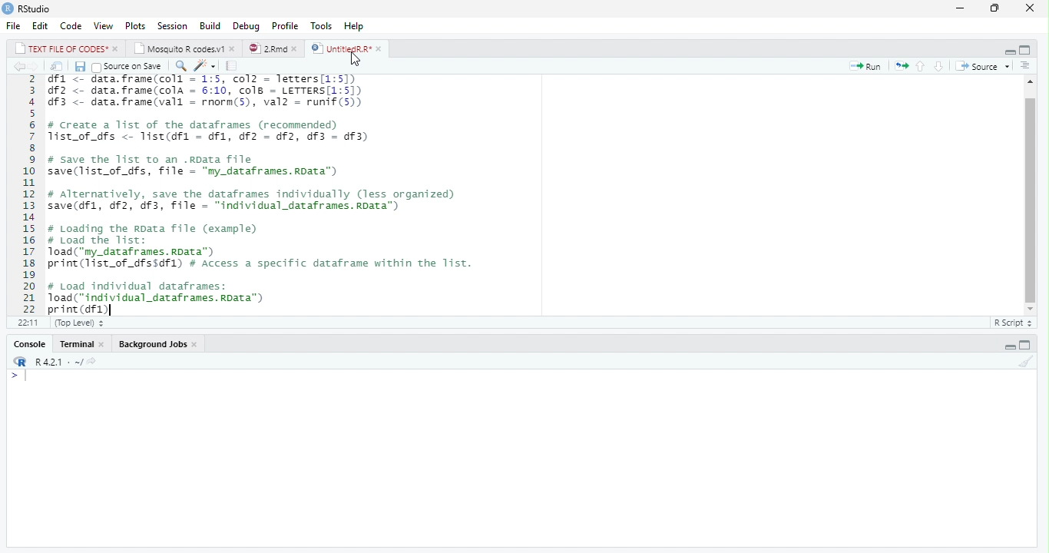 The width and height of the screenshot is (1049, 553). What do you see at coordinates (211, 25) in the screenshot?
I see `Build` at bounding box center [211, 25].